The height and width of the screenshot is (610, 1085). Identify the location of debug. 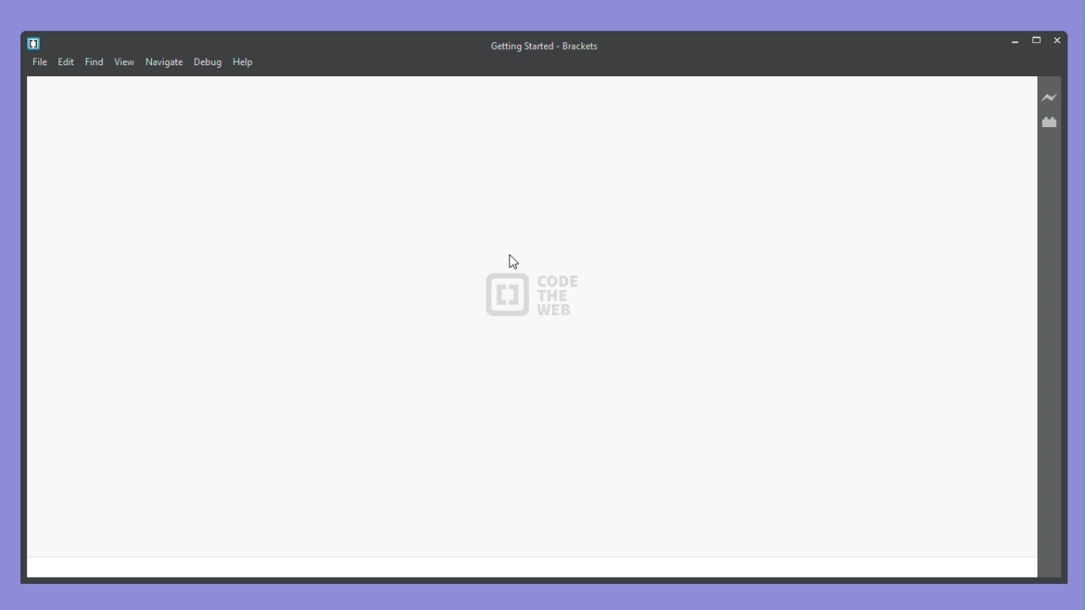
(208, 63).